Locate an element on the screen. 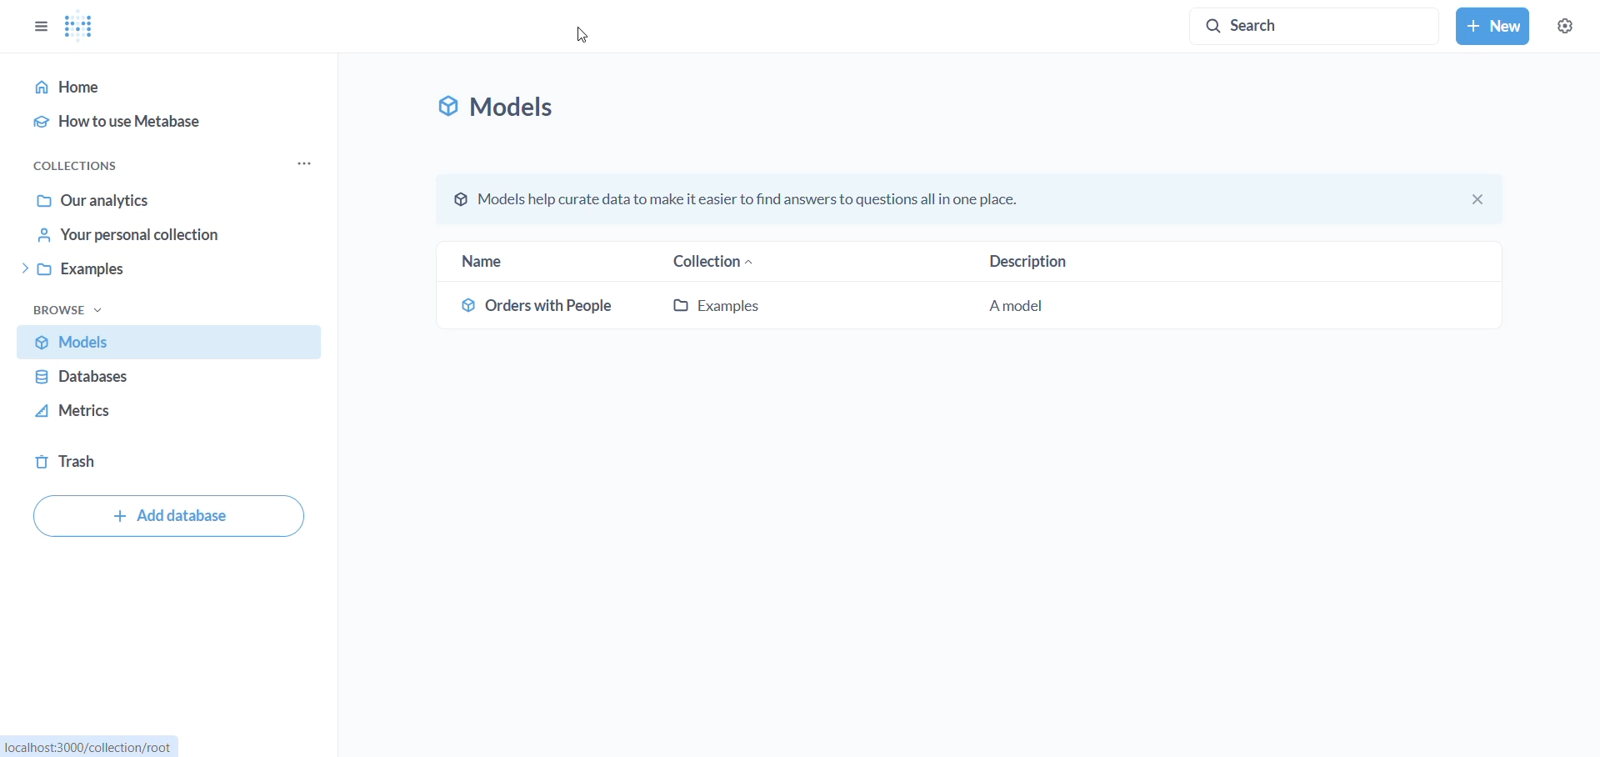  home is located at coordinates (163, 88).